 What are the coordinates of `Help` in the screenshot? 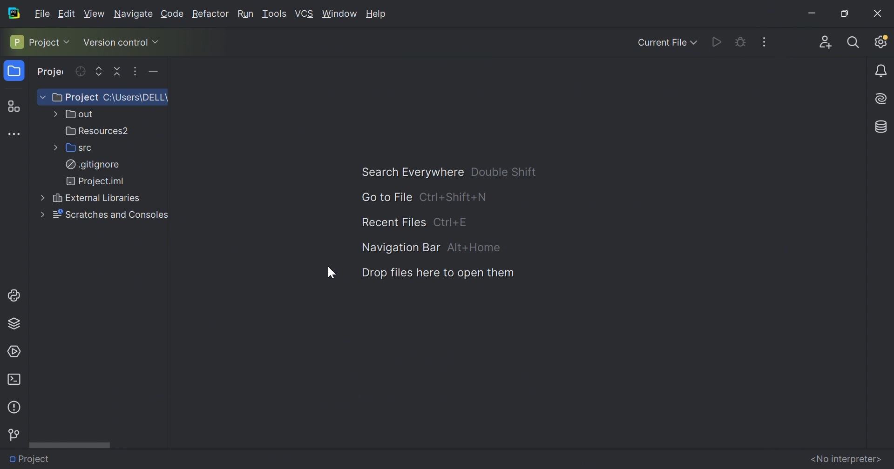 It's located at (377, 13).